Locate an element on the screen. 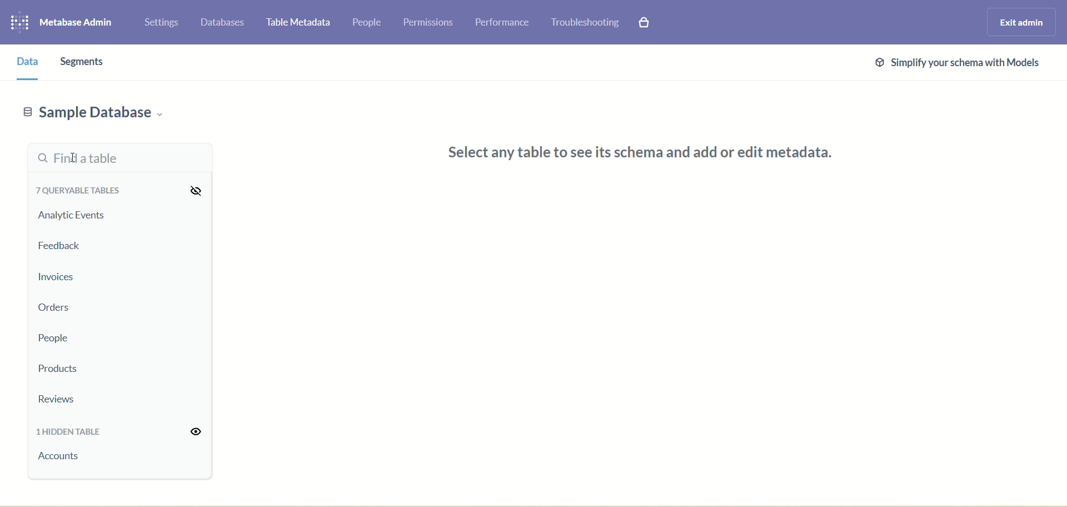 This screenshot has height=507, width=1067. orders is located at coordinates (54, 307).